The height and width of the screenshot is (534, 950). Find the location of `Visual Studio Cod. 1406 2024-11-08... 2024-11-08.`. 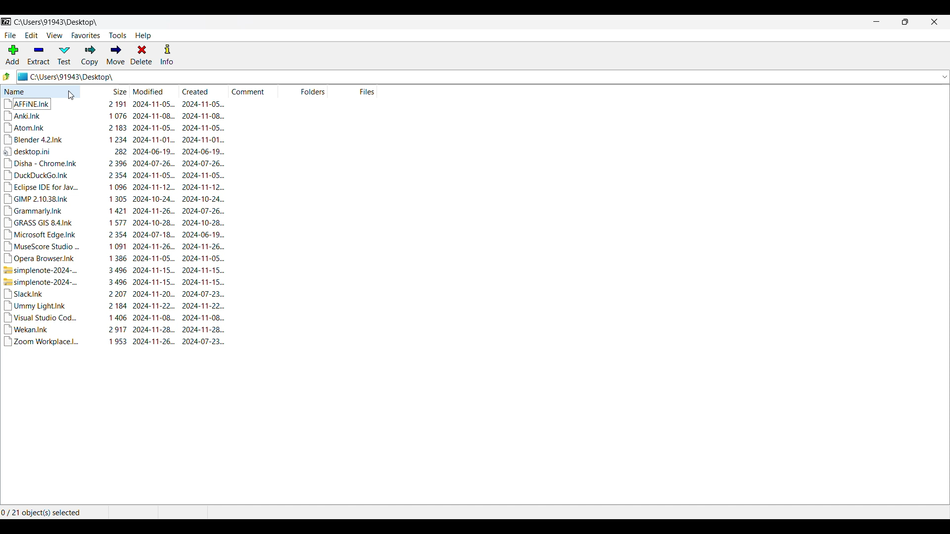

Visual Studio Cod. 1406 2024-11-08... 2024-11-08. is located at coordinates (115, 317).